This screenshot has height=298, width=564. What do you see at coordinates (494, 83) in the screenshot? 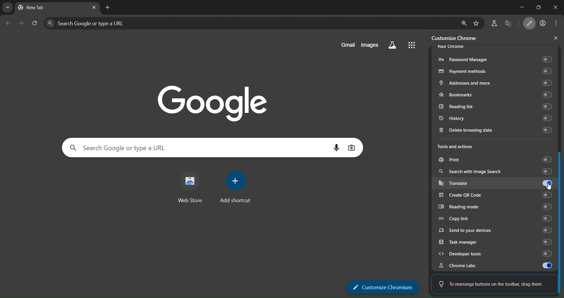
I see `addresses and more` at bounding box center [494, 83].